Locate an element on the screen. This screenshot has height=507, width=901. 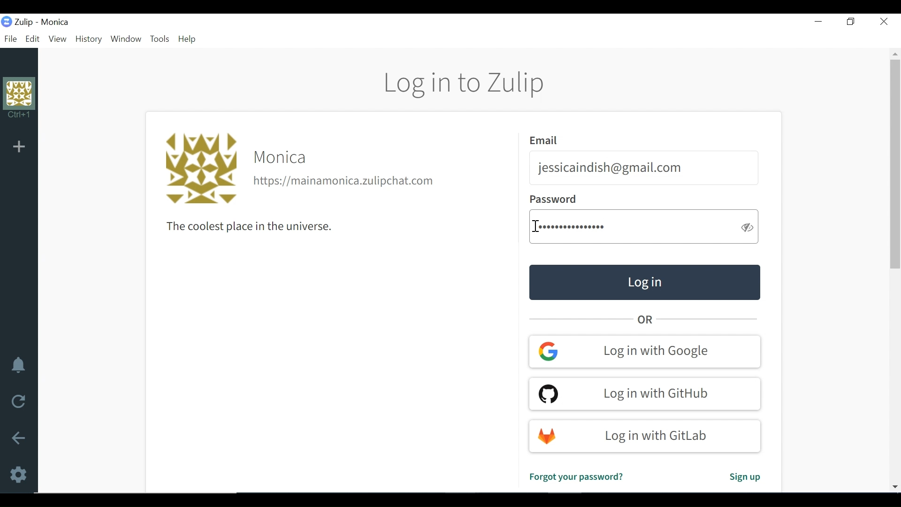
Scroll up is located at coordinates (895, 53).